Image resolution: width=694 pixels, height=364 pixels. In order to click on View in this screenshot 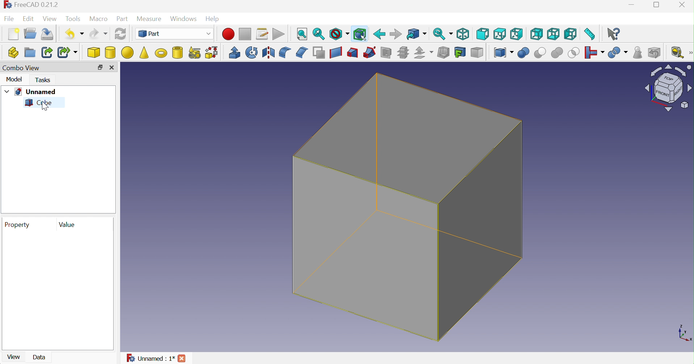, I will do `click(13, 358)`.